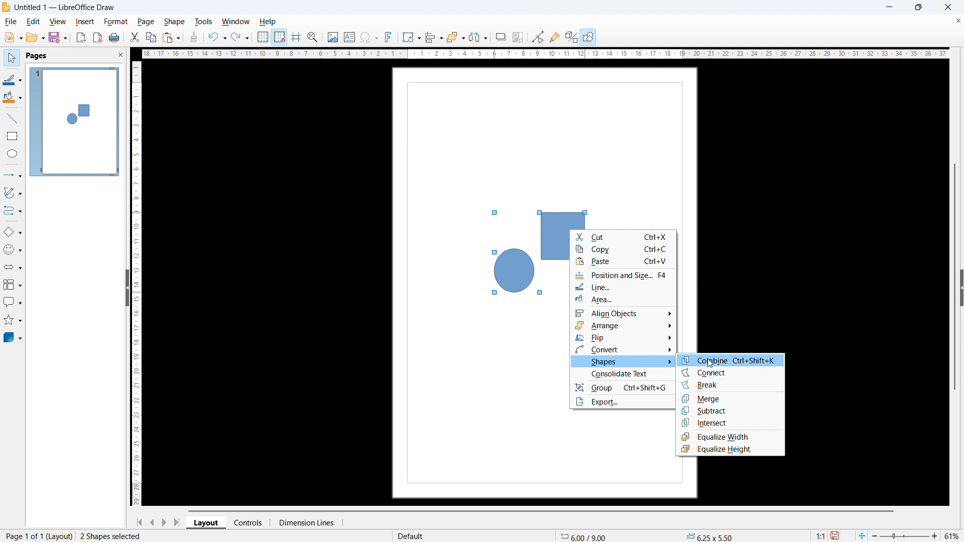  What do you see at coordinates (263, 37) in the screenshot?
I see `show grid` at bounding box center [263, 37].